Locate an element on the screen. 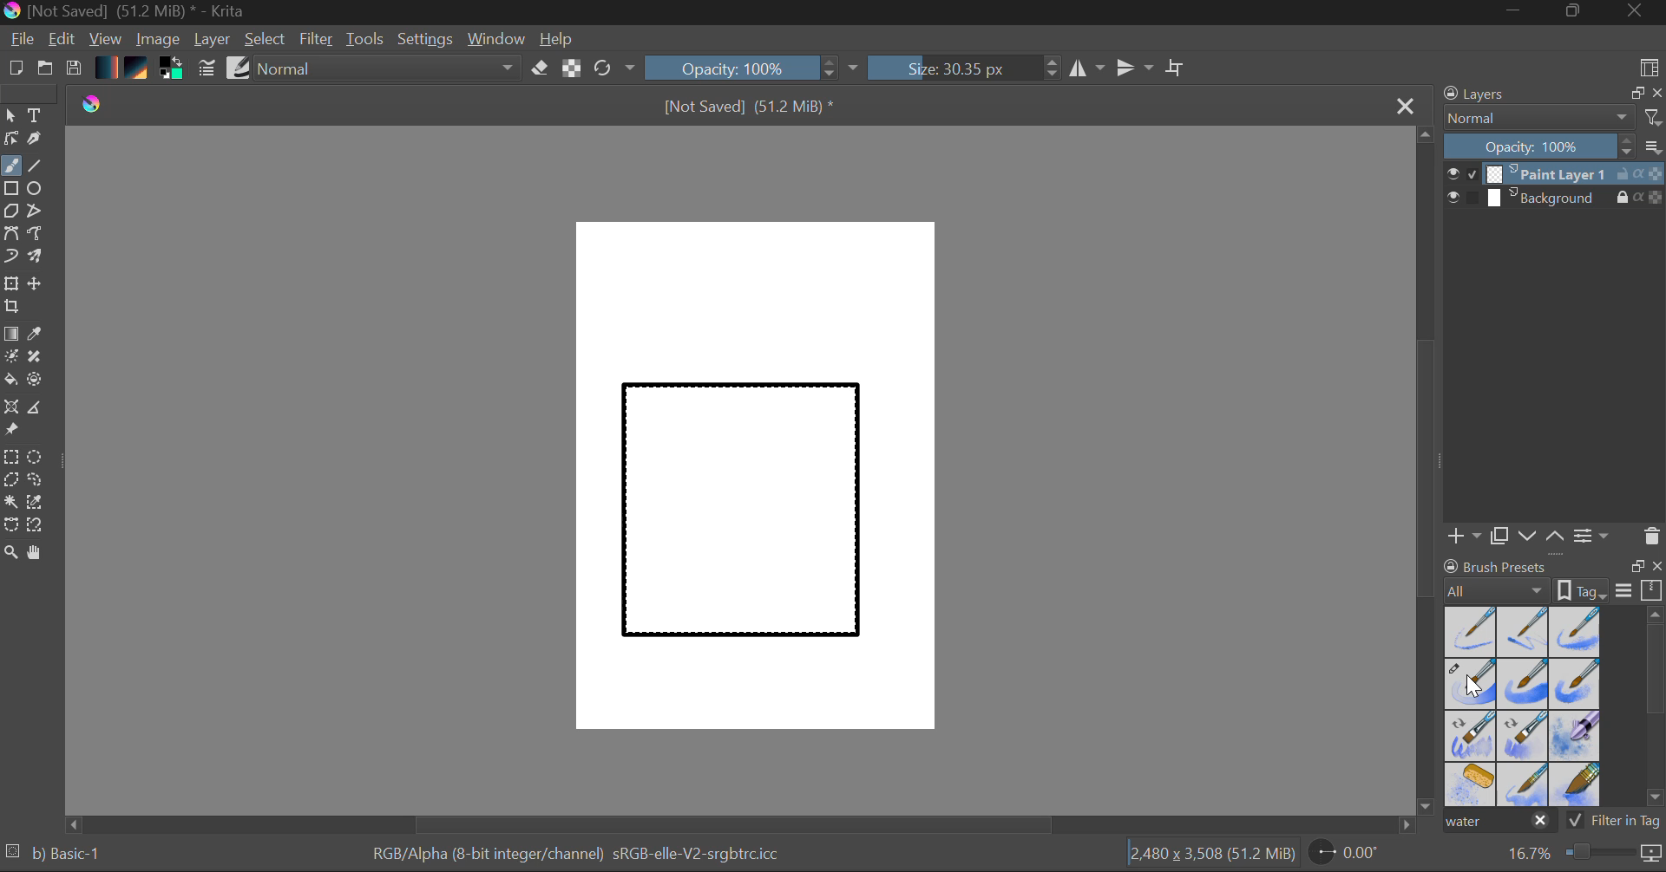 This screenshot has height=872, width=1666. Water C - Special Splats is located at coordinates (1472, 784).